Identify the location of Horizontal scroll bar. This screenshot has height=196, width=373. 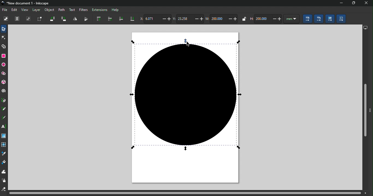
(188, 193).